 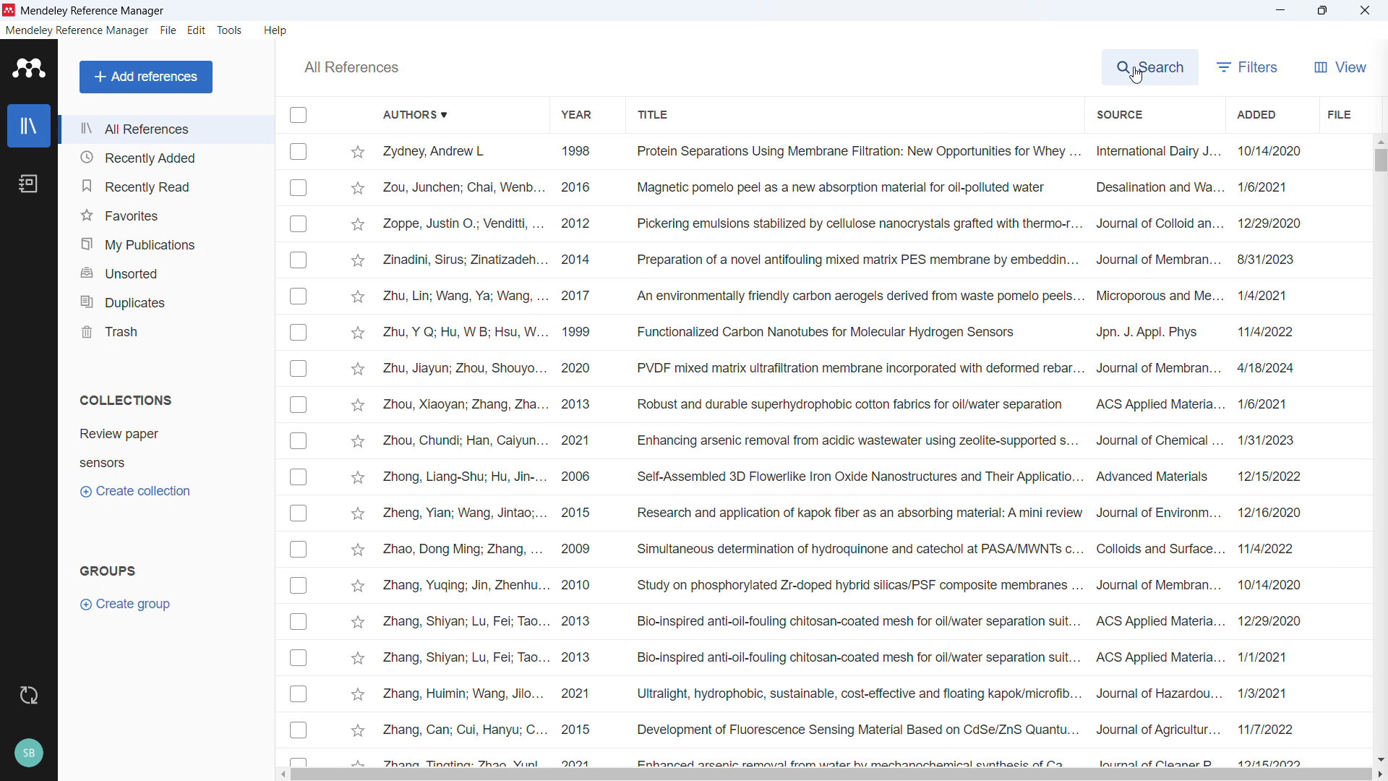 I want to click on Duplicates , so click(x=165, y=300).